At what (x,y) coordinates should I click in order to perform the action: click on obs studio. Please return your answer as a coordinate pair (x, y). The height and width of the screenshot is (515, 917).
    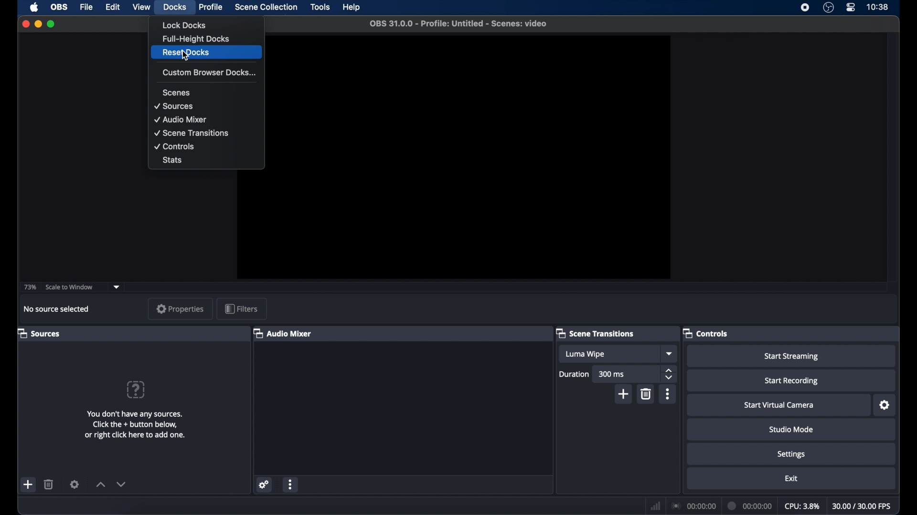
    Looking at the image, I should click on (828, 8).